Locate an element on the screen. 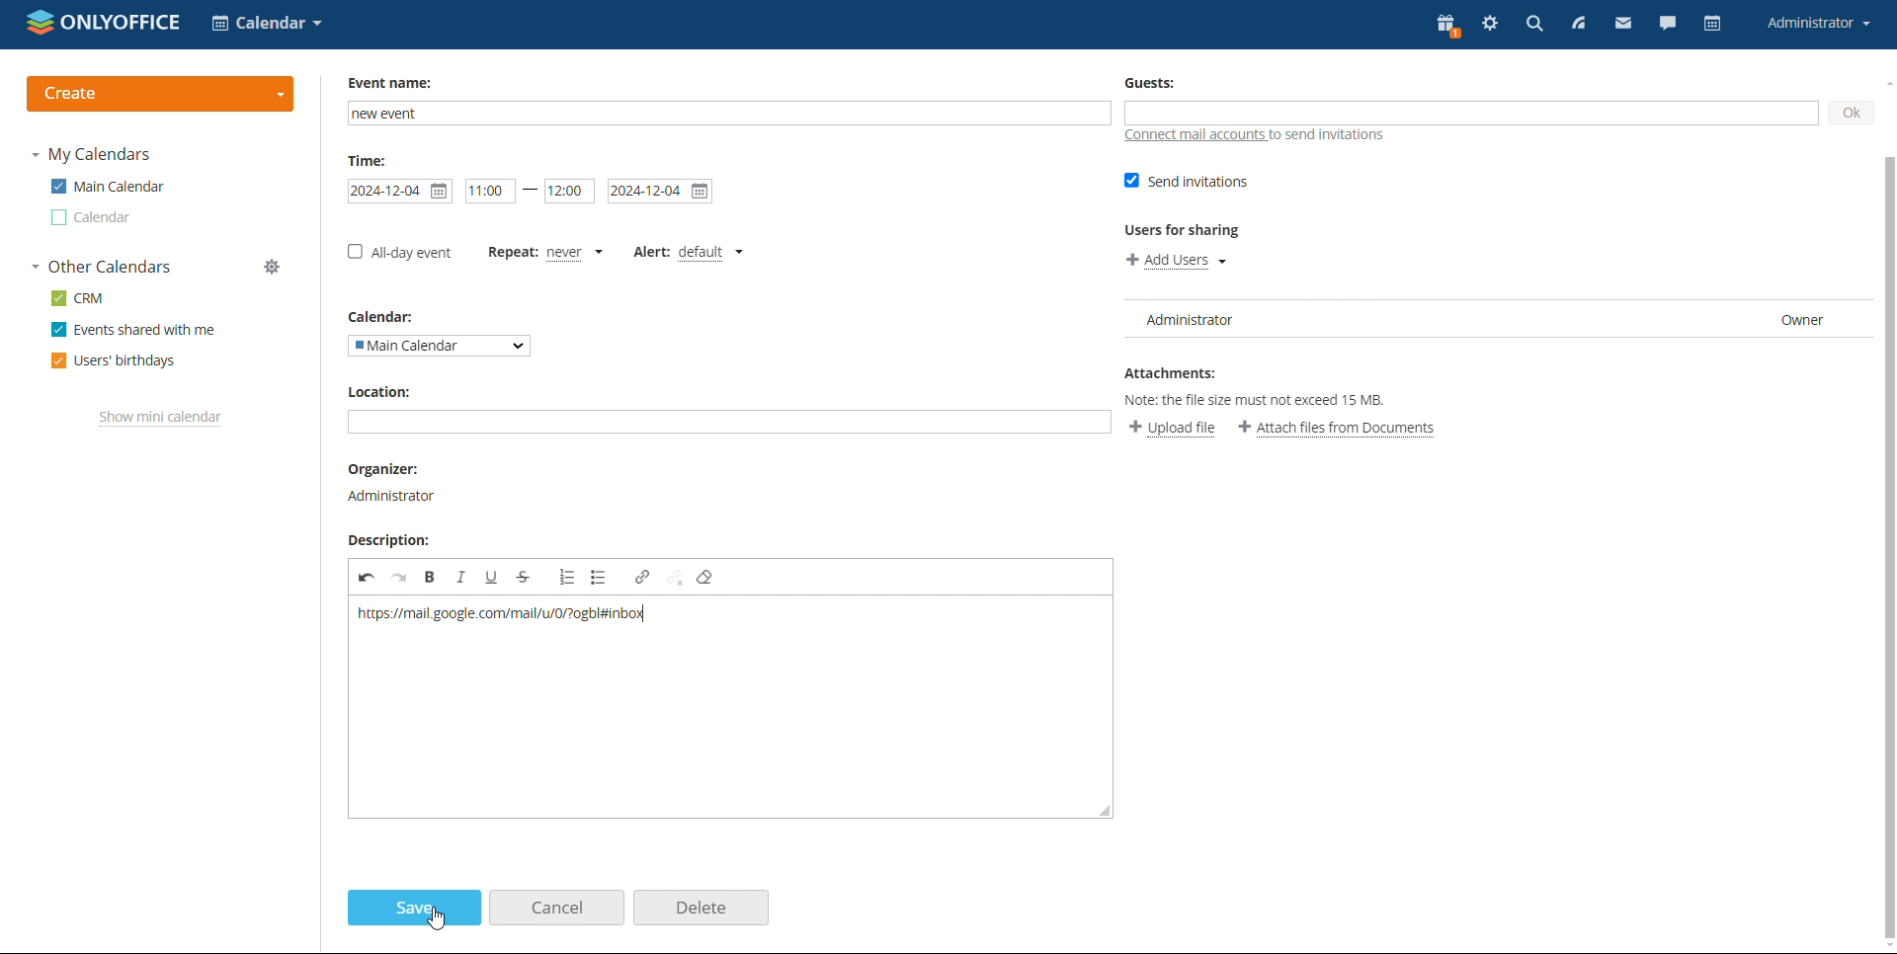 Image resolution: width=1897 pixels, height=954 pixels. insert/remove bulleted list is located at coordinates (601, 578).